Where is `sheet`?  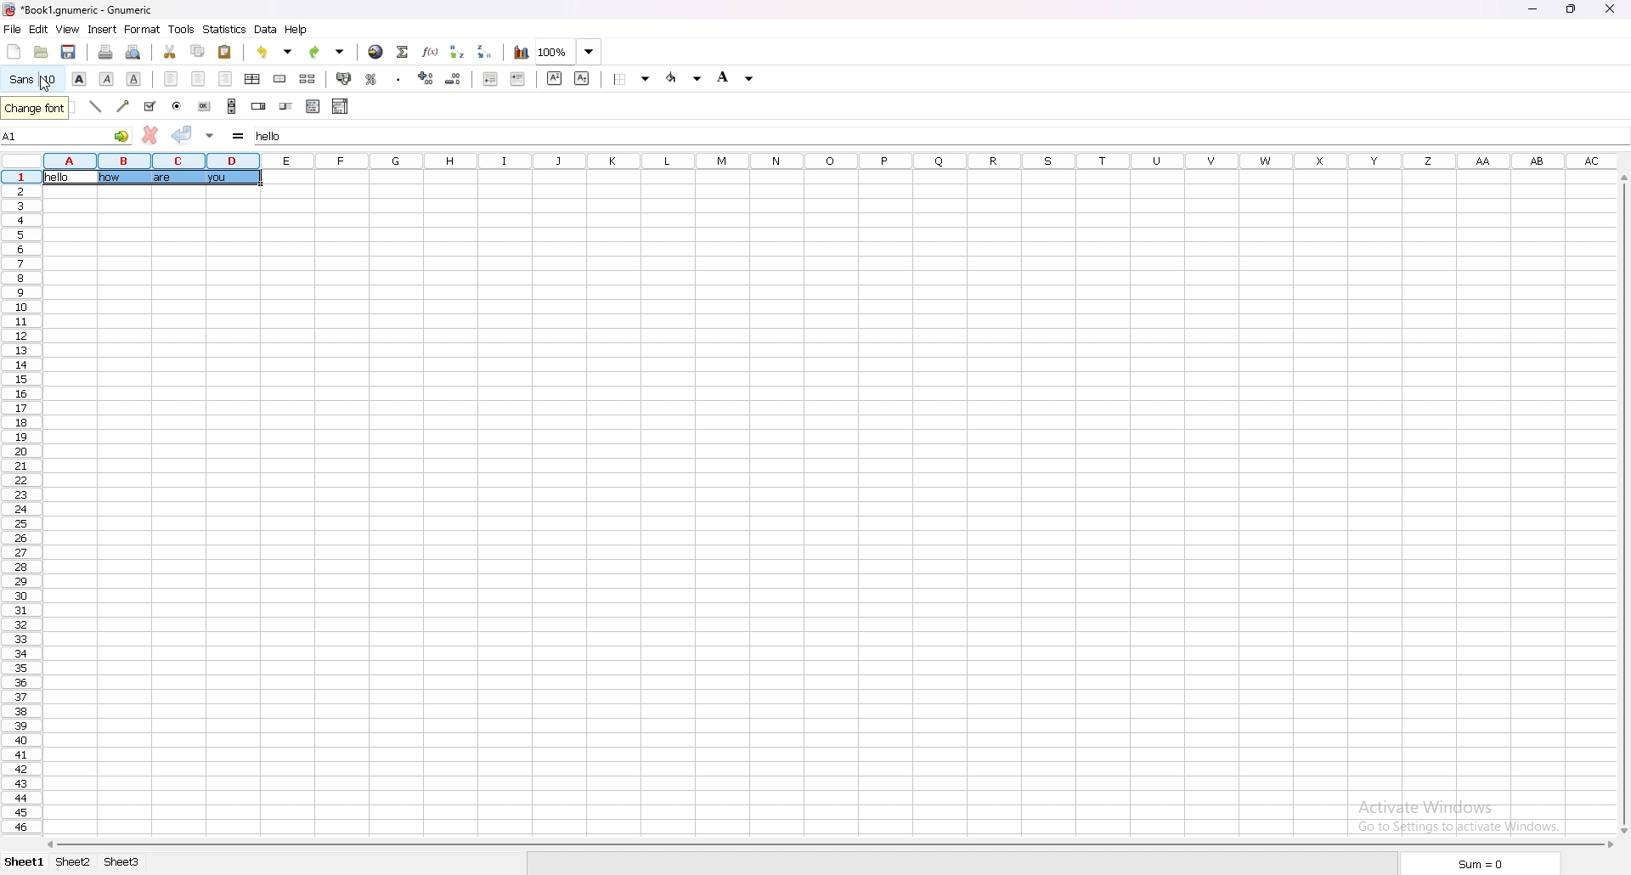 sheet is located at coordinates (124, 862).